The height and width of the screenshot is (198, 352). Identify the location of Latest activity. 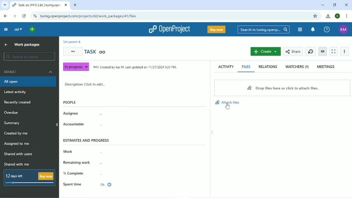
(17, 93).